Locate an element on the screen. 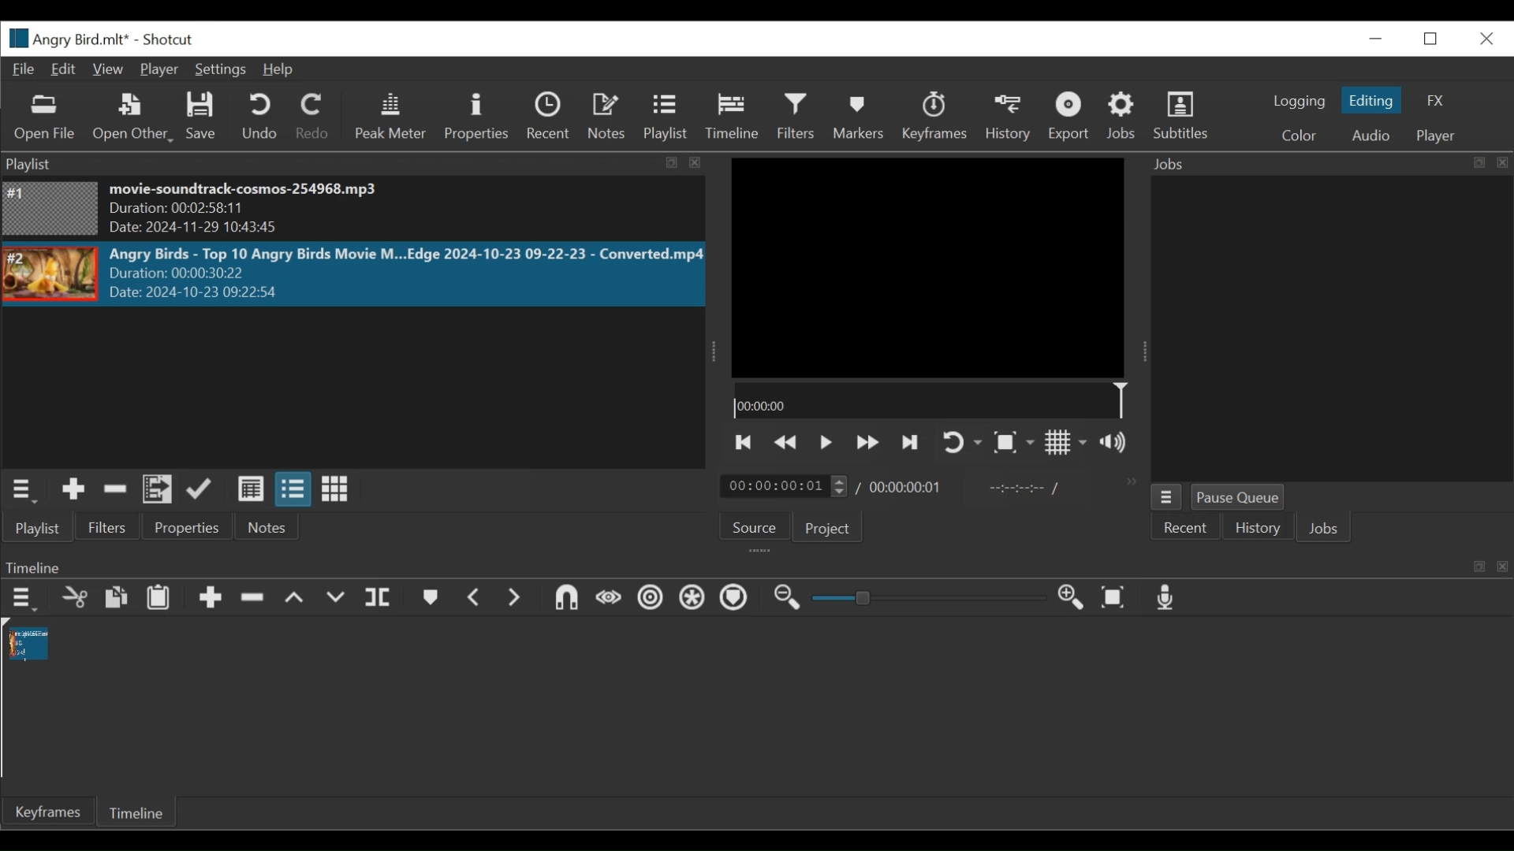 The width and height of the screenshot is (1514, 851). Subtitles is located at coordinates (1187, 117).